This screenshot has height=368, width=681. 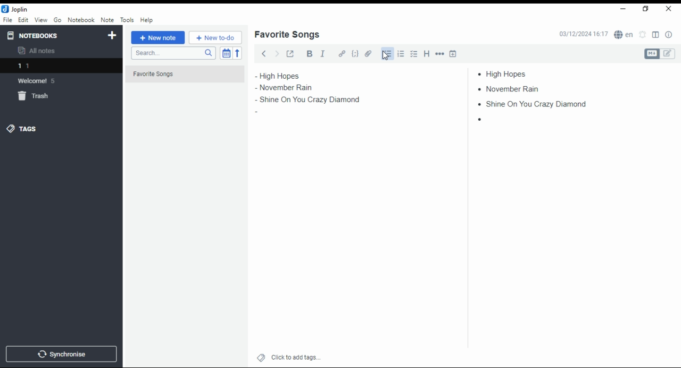 What do you see at coordinates (342, 53) in the screenshot?
I see `hyperlink` at bounding box center [342, 53].